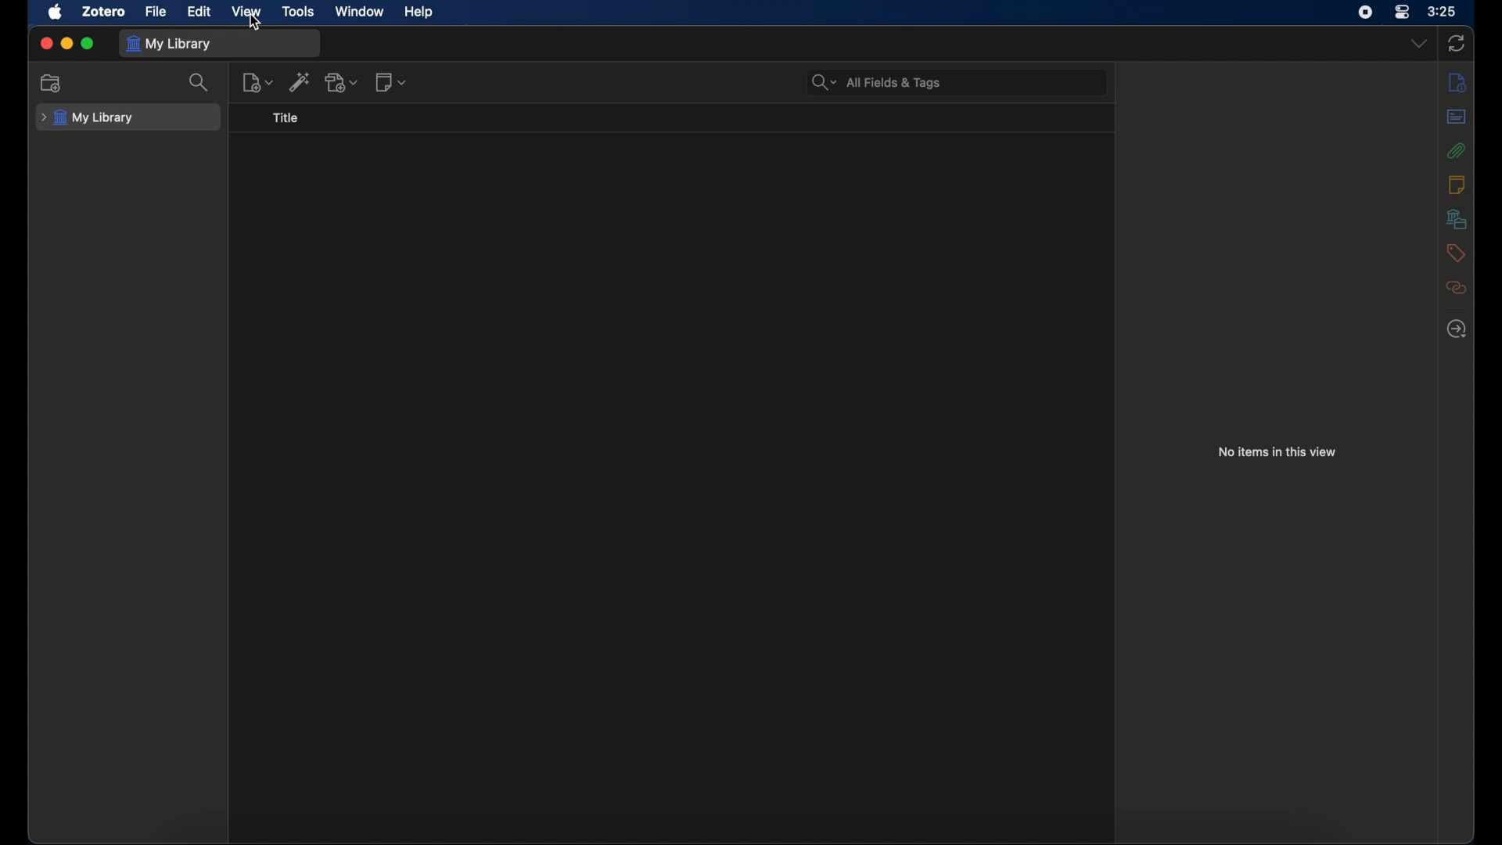  What do you see at coordinates (299, 11) in the screenshot?
I see `tools` at bounding box center [299, 11].